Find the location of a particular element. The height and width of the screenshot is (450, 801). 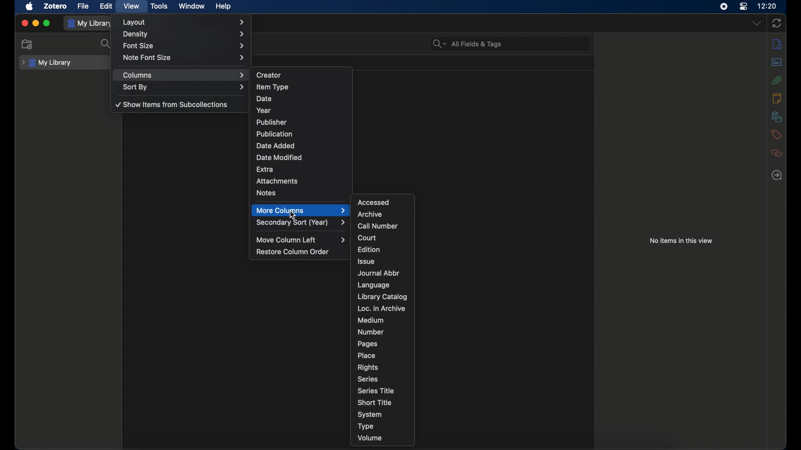

rights is located at coordinates (368, 368).